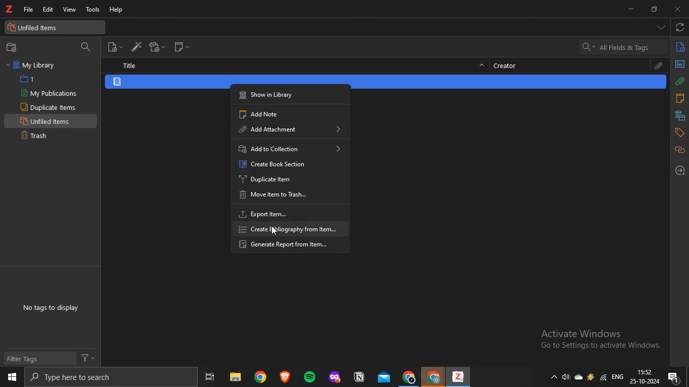 The height and width of the screenshot is (387, 689). What do you see at coordinates (88, 355) in the screenshot?
I see `filter` at bounding box center [88, 355].